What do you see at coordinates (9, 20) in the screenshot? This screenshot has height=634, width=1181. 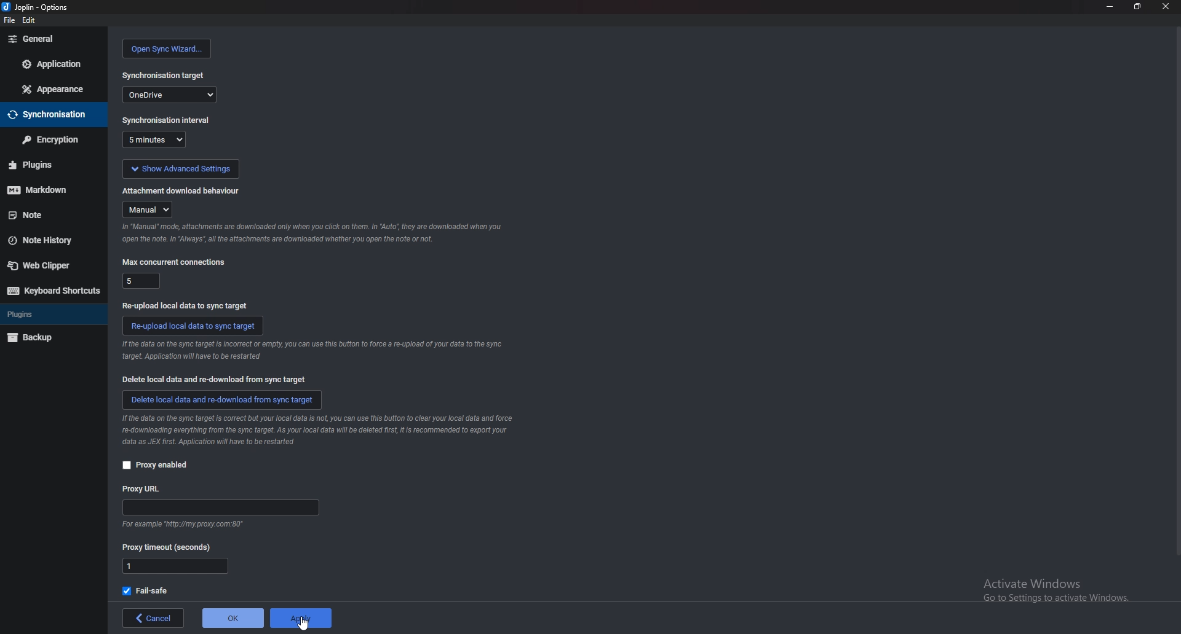 I see `file` at bounding box center [9, 20].